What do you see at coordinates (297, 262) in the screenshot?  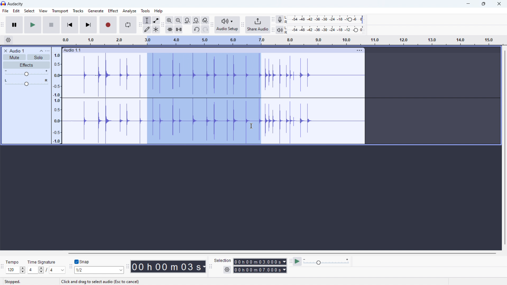 I see `play at speed` at bounding box center [297, 262].